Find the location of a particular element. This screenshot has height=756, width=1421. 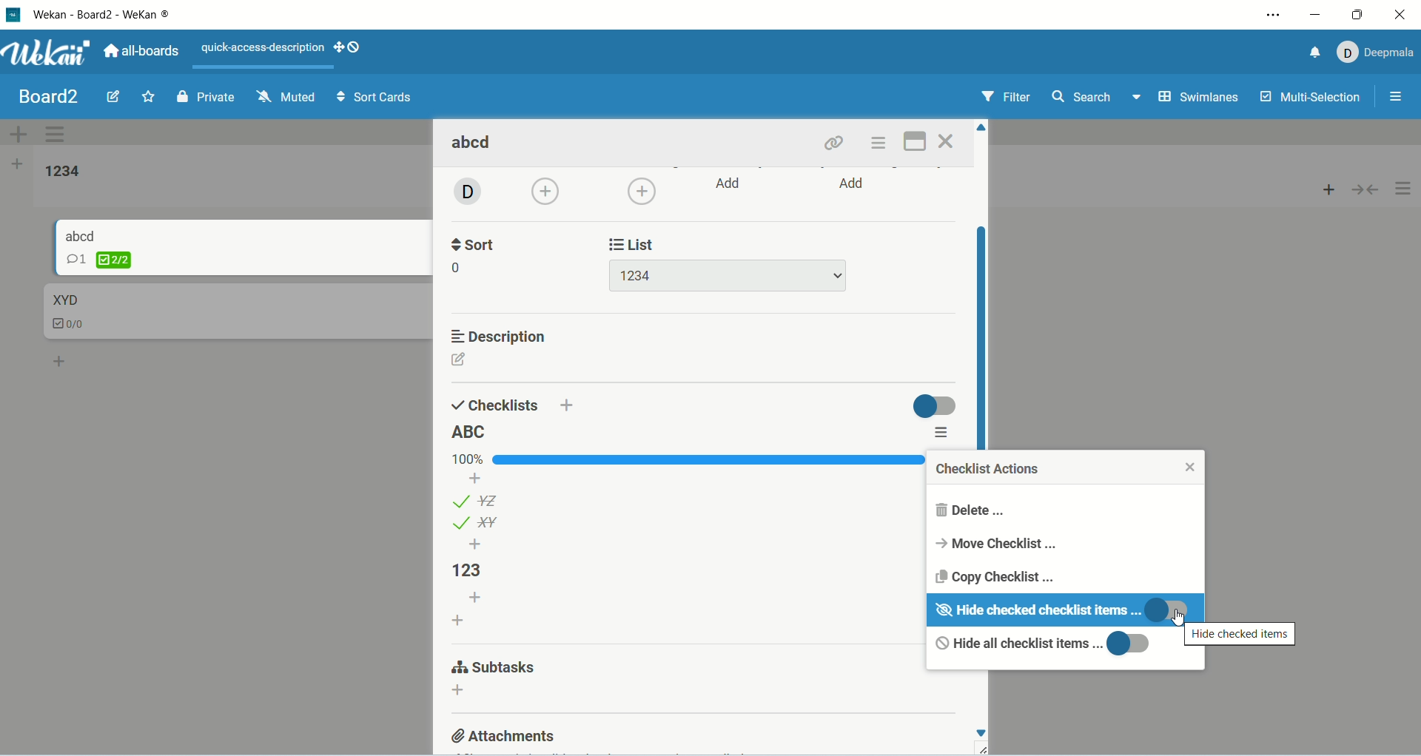

SHOW-DESKTOP-DRAG-HANDLES is located at coordinates (347, 47).